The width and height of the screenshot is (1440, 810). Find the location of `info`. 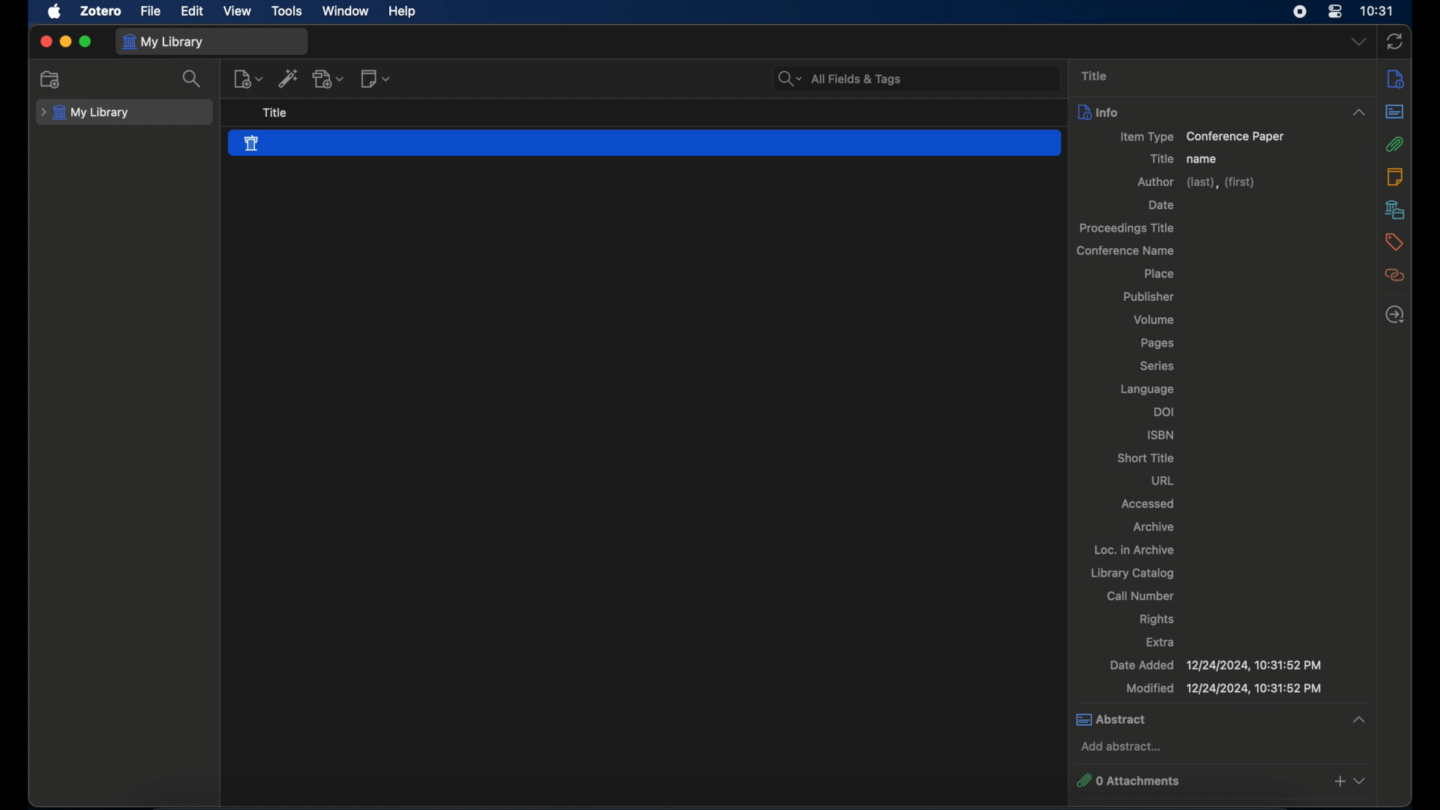

info is located at coordinates (1098, 112).